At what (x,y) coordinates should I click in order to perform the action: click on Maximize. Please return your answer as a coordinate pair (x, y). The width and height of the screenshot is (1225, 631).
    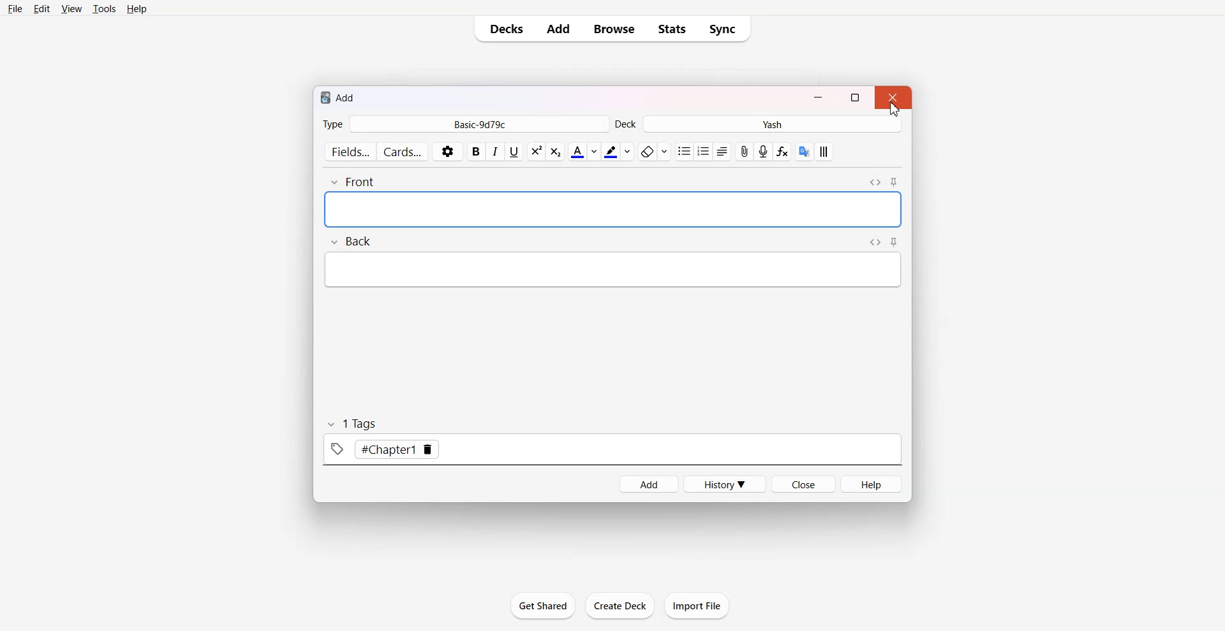
    Looking at the image, I should click on (856, 96).